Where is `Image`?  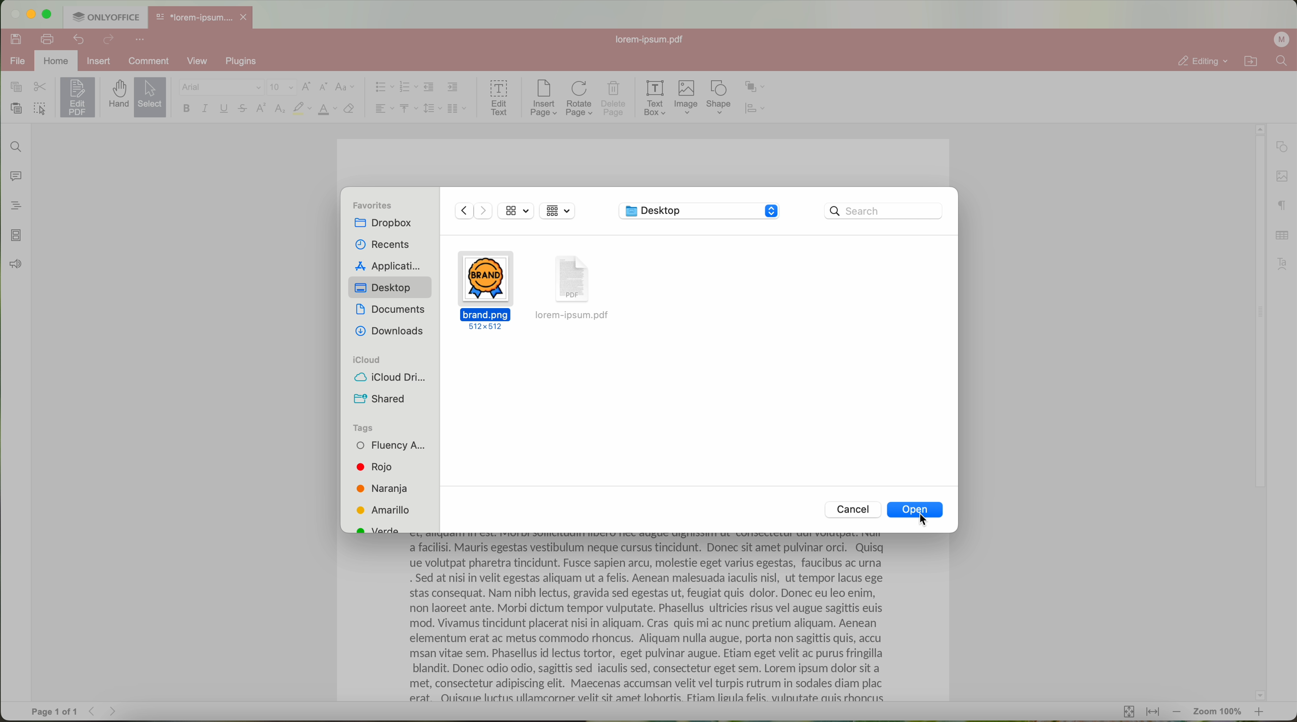
Image is located at coordinates (687, 98).